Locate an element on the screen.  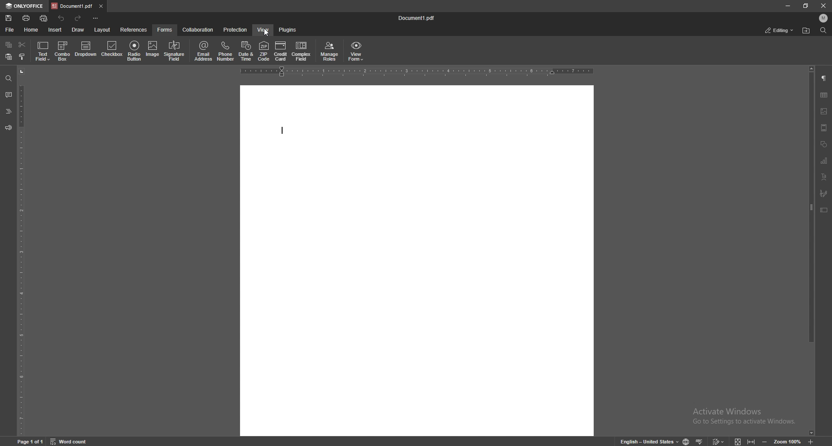
manage roles is located at coordinates (330, 51).